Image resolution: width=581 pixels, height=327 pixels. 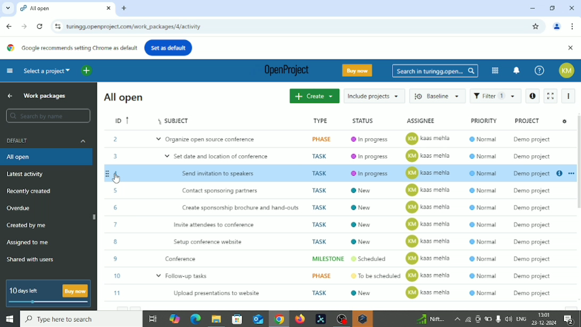 I want to click on To notification center, so click(x=517, y=69).